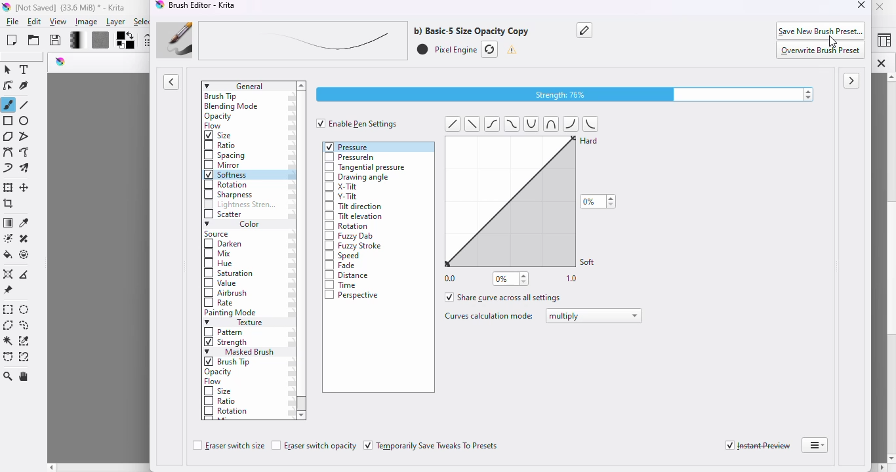  What do you see at coordinates (226, 175) in the screenshot?
I see `softness` at bounding box center [226, 175].